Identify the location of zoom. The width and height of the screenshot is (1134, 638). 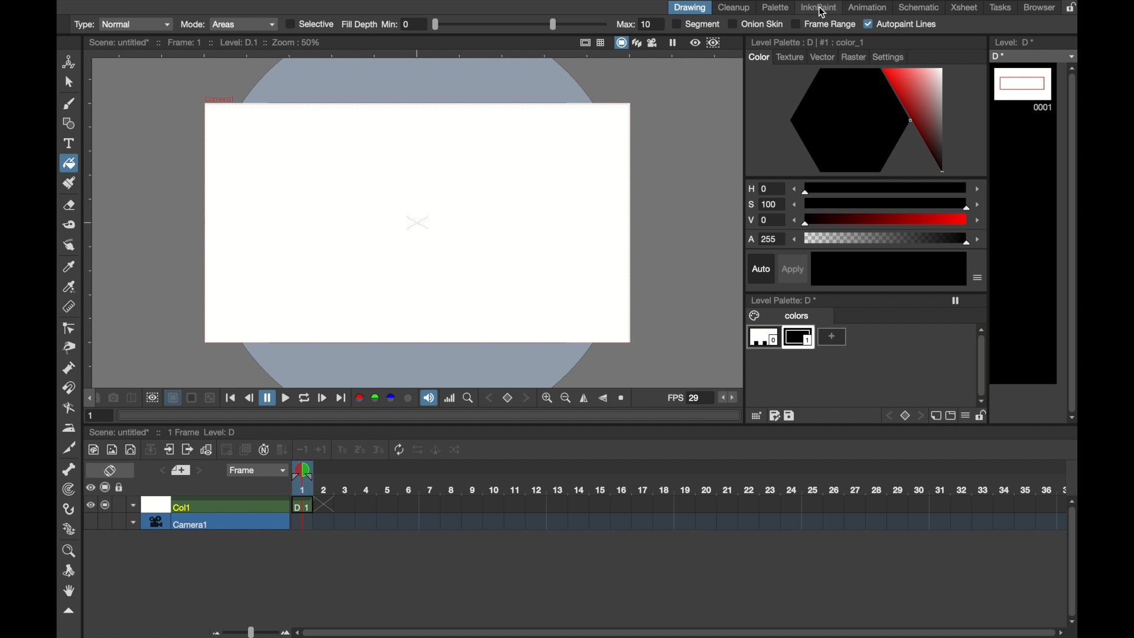
(68, 551).